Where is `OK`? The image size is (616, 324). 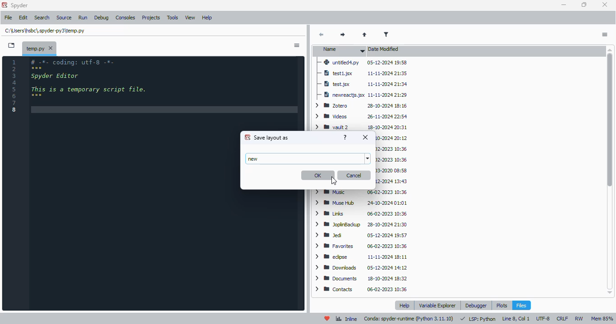 OK is located at coordinates (318, 175).